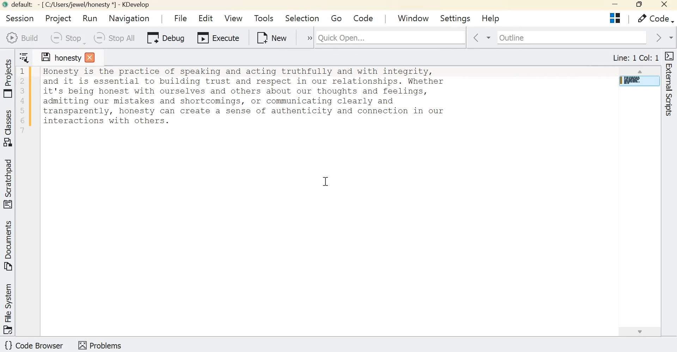 The image size is (677, 352). Describe the element at coordinates (233, 18) in the screenshot. I see `View` at that location.